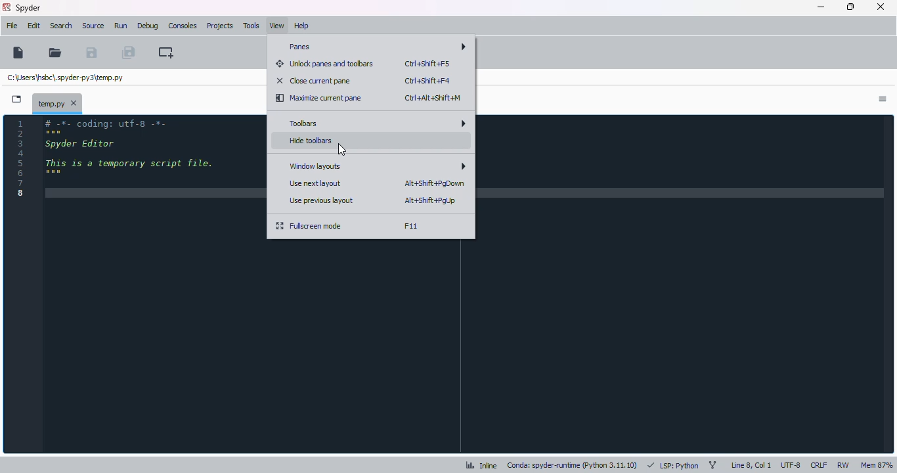 The width and height of the screenshot is (897, 473). Describe the element at coordinates (320, 97) in the screenshot. I see `maximize current pane` at that location.